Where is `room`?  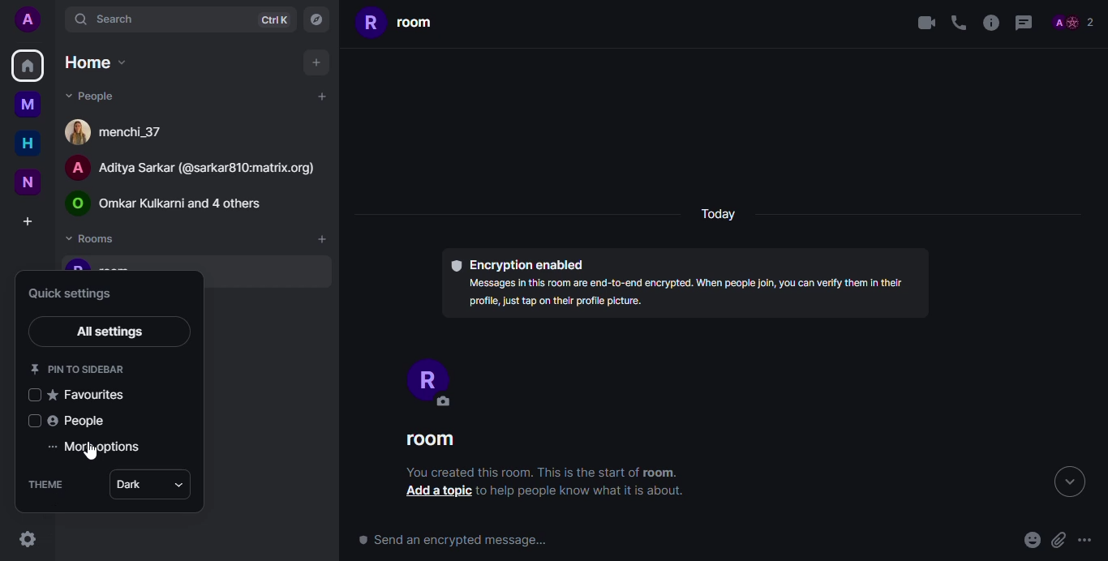 room is located at coordinates (397, 25).